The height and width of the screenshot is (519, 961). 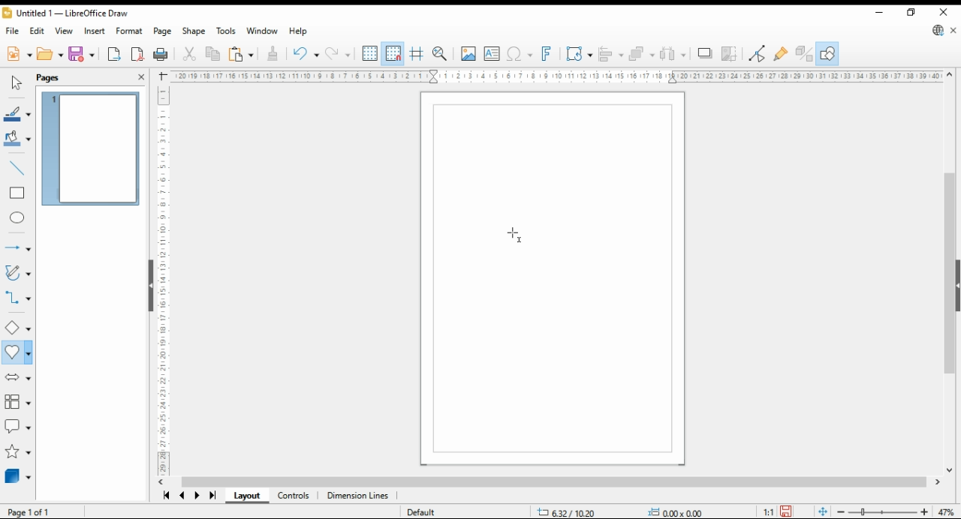 What do you see at coordinates (468, 54) in the screenshot?
I see `insert picture` at bounding box center [468, 54].